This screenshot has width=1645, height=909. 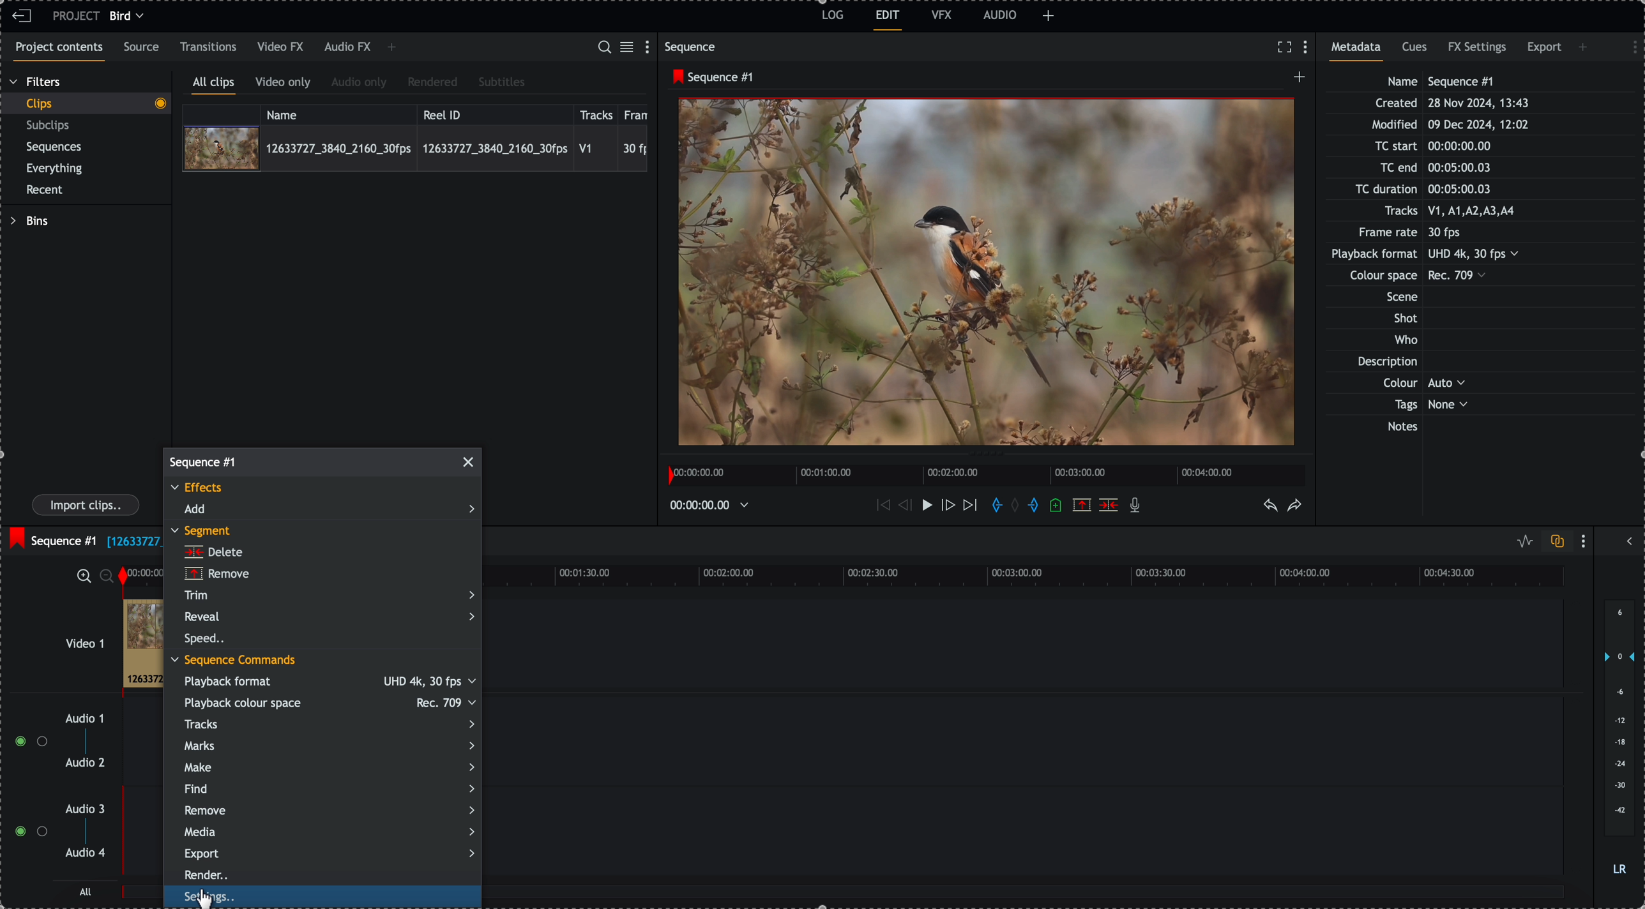 I want to click on sequence #1, so click(x=709, y=77).